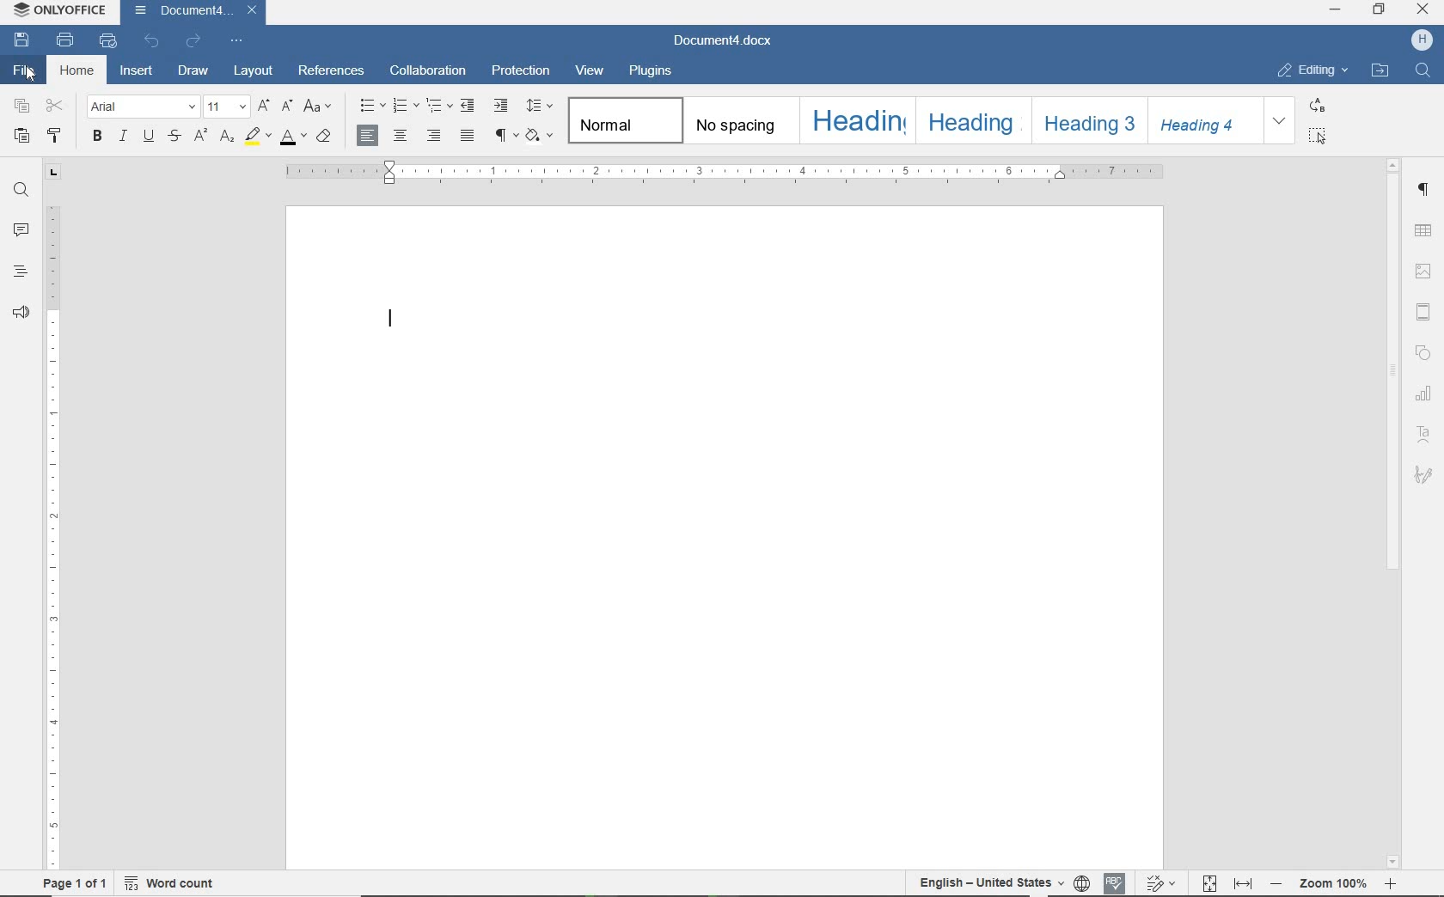  I want to click on copy, so click(21, 107).